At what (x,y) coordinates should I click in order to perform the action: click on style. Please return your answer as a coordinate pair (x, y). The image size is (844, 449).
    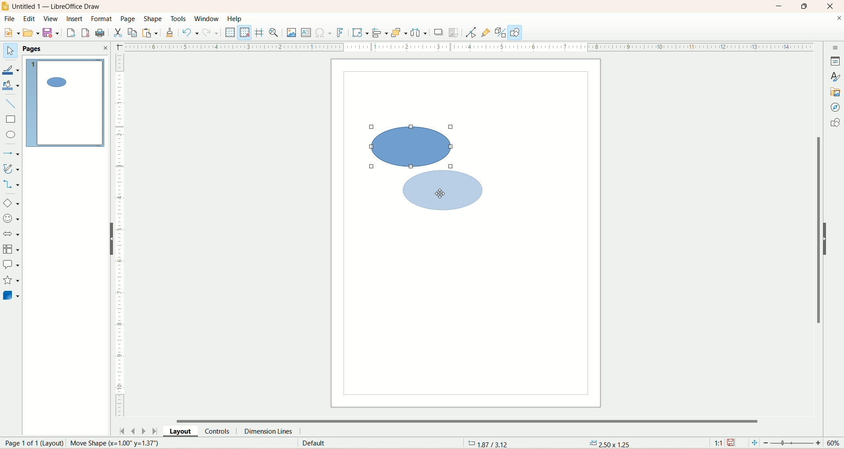
    Looking at the image, I should click on (835, 76).